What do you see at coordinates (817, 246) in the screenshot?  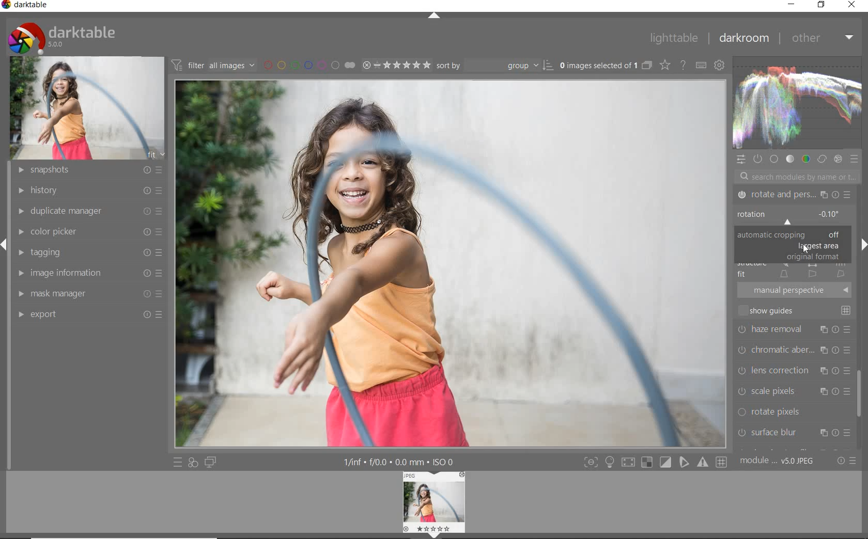 I see `LARGEST AREA` at bounding box center [817, 246].